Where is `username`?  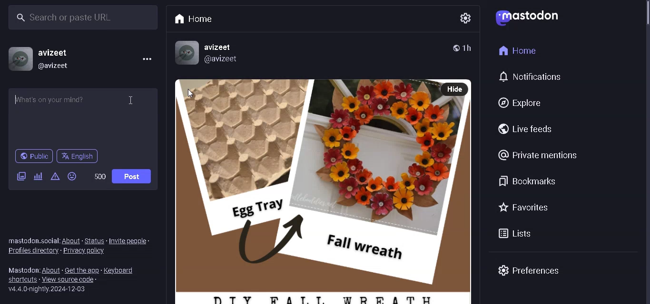
username is located at coordinates (229, 46).